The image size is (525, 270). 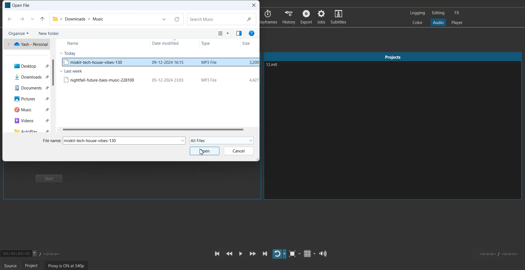 I want to click on Downloads, so click(x=26, y=77).